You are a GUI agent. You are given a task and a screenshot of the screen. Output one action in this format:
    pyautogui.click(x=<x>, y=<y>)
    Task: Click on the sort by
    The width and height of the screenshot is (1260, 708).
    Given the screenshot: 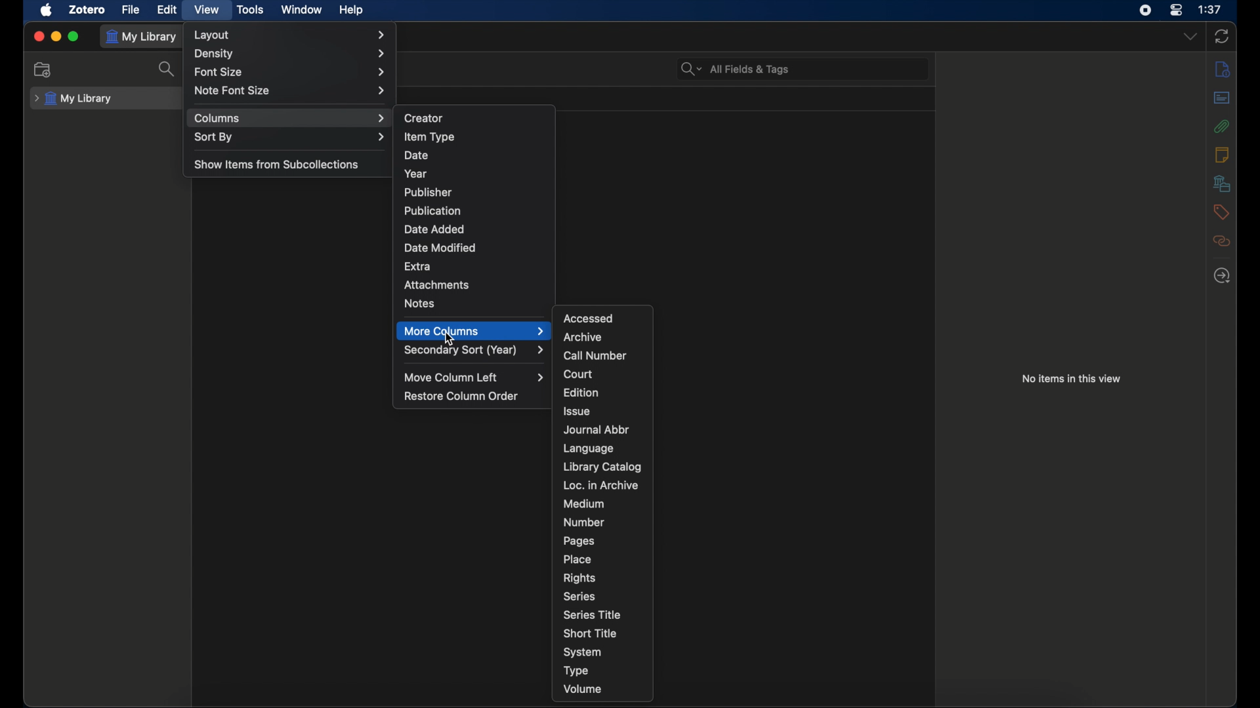 What is the action you would take?
    pyautogui.click(x=290, y=136)
    